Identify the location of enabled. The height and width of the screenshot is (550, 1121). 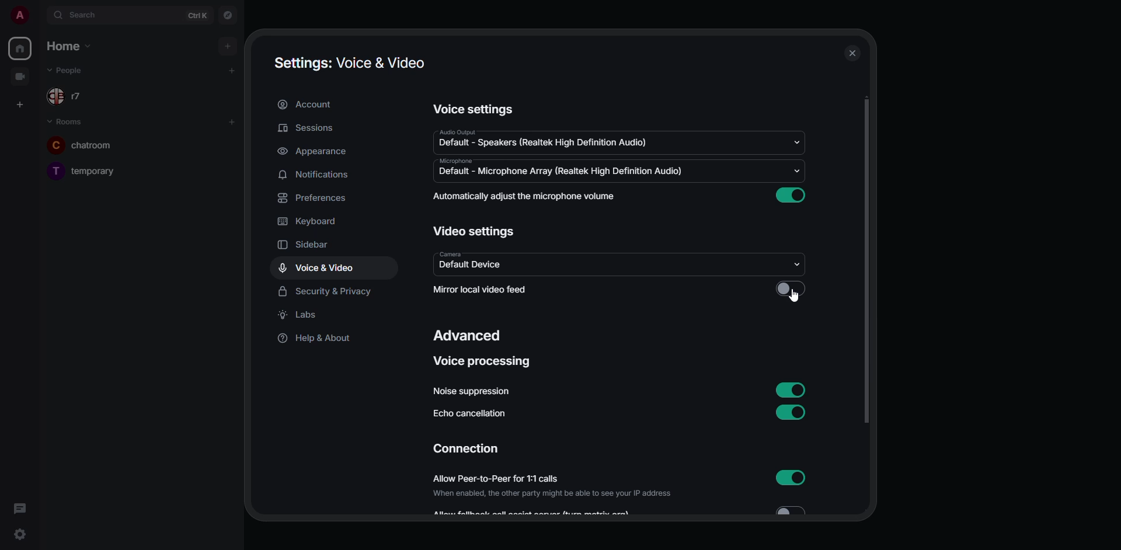
(793, 475).